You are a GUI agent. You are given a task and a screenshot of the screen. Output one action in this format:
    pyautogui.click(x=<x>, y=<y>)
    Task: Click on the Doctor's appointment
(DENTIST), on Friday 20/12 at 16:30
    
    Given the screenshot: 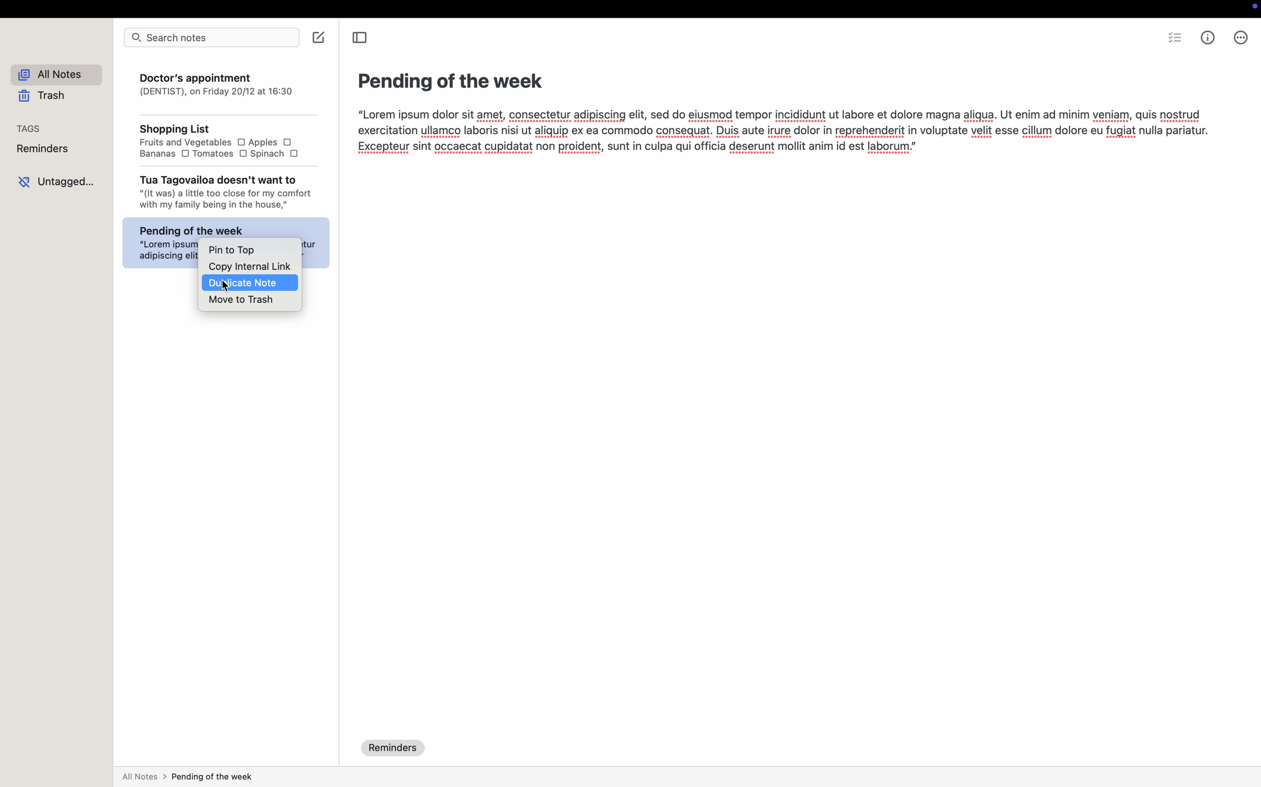 What is the action you would take?
    pyautogui.click(x=224, y=88)
    